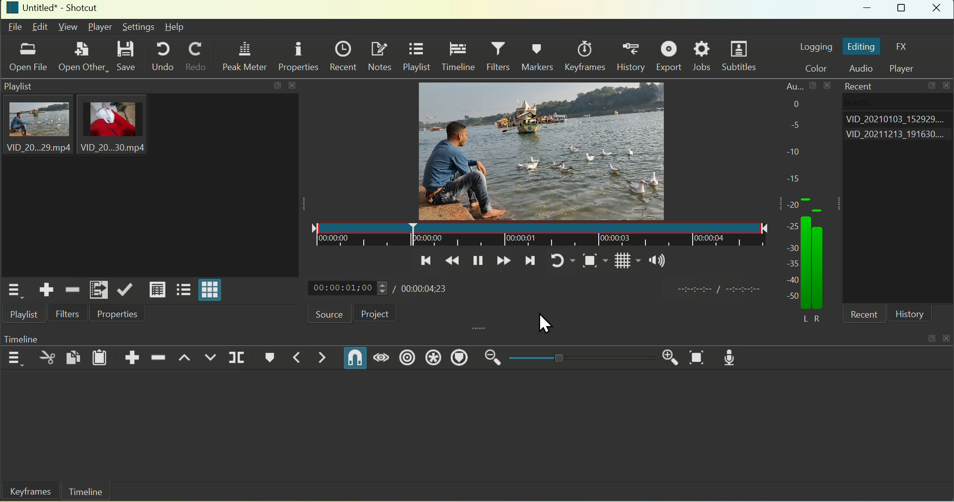 Image resolution: width=954 pixels, height=502 pixels. Describe the element at coordinates (933, 87) in the screenshot. I see `maximize` at that location.